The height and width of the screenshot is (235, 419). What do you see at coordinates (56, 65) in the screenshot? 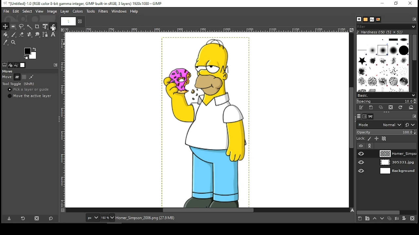
I see `edit toolbar` at bounding box center [56, 65].